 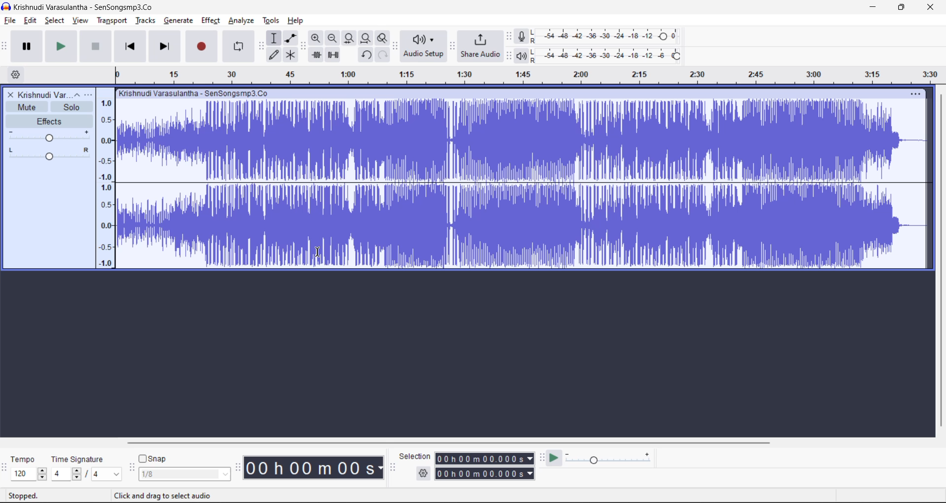 I want to click on selection settings, so click(x=423, y=473).